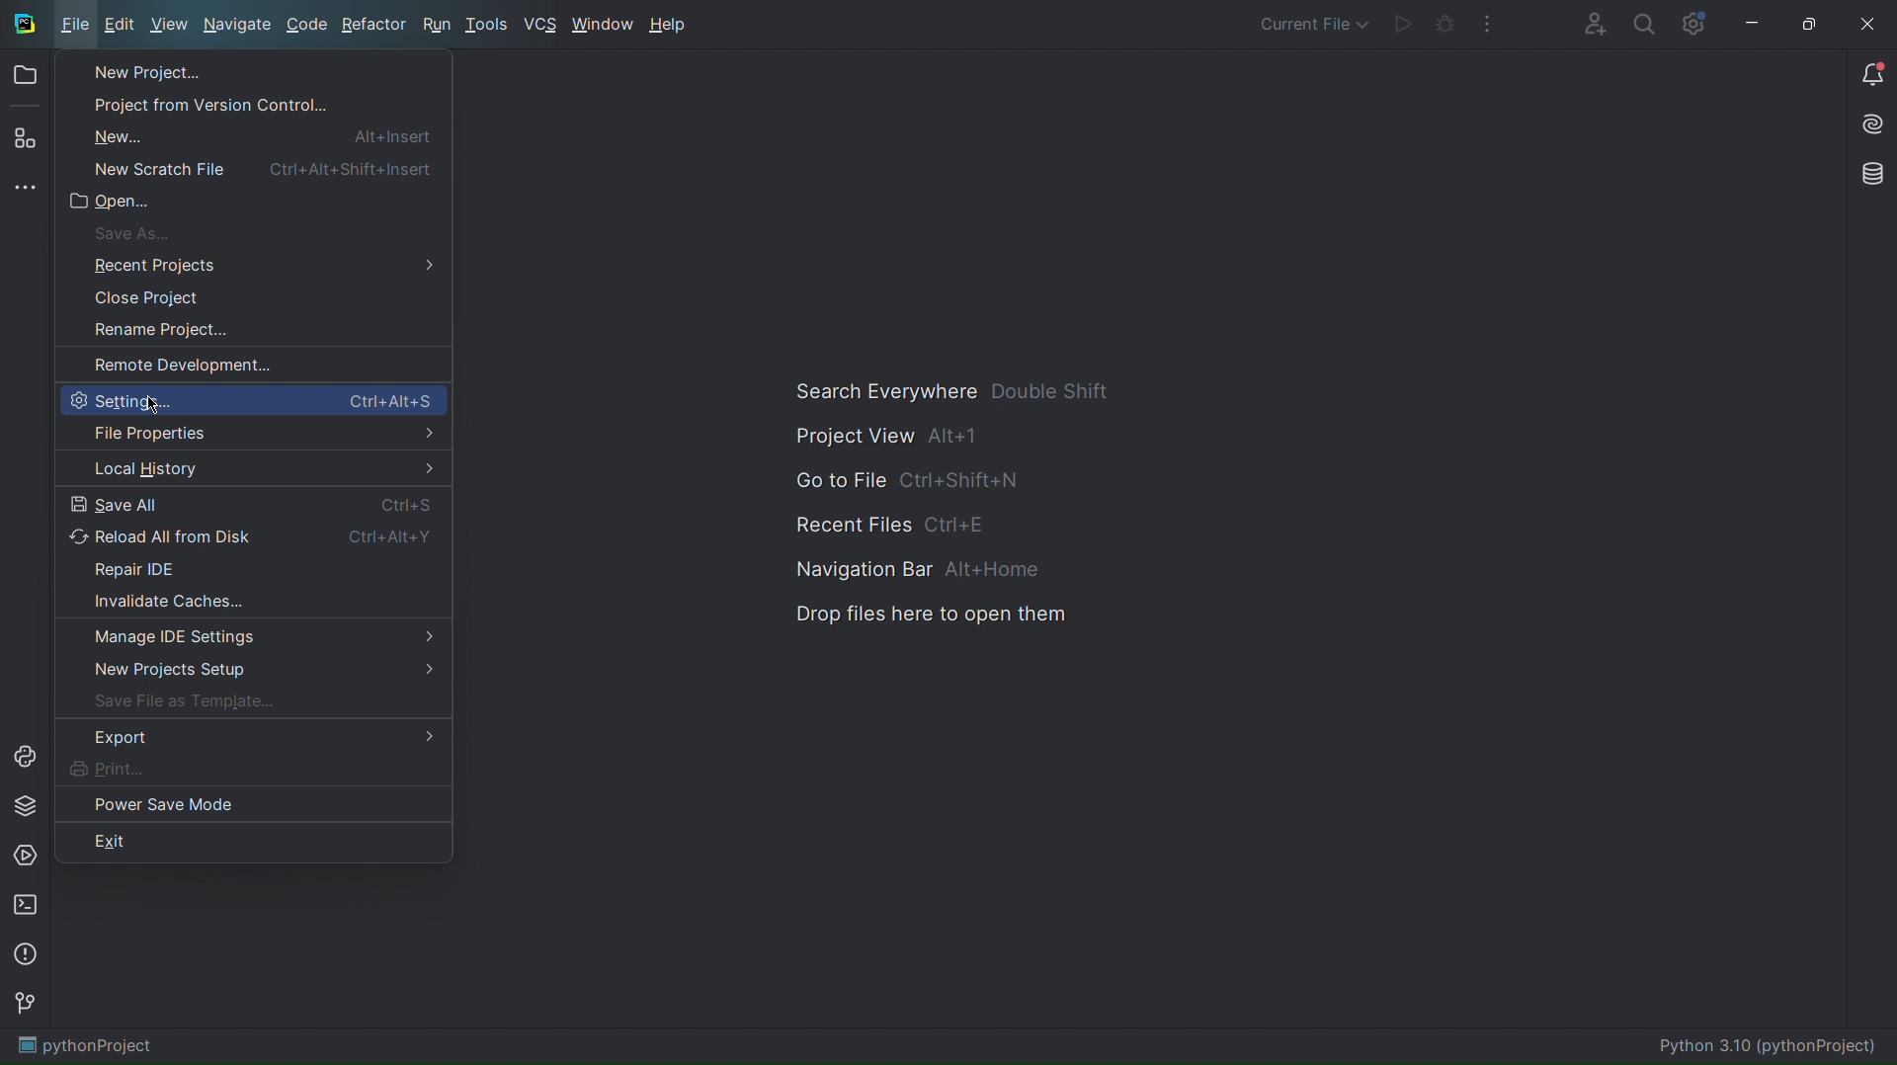  What do you see at coordinates (29, 1008) in the screenshot?
I see `Version Control` at bounding box center [29, 1008].